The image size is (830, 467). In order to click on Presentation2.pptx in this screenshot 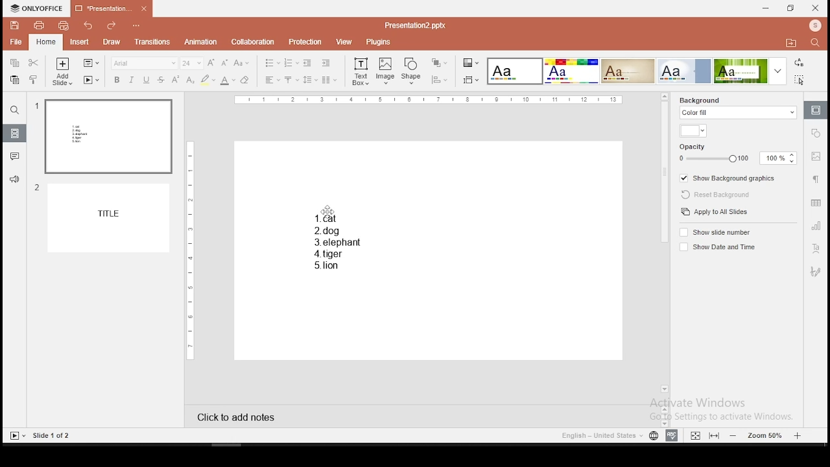, I will do `click(420, 25)`.